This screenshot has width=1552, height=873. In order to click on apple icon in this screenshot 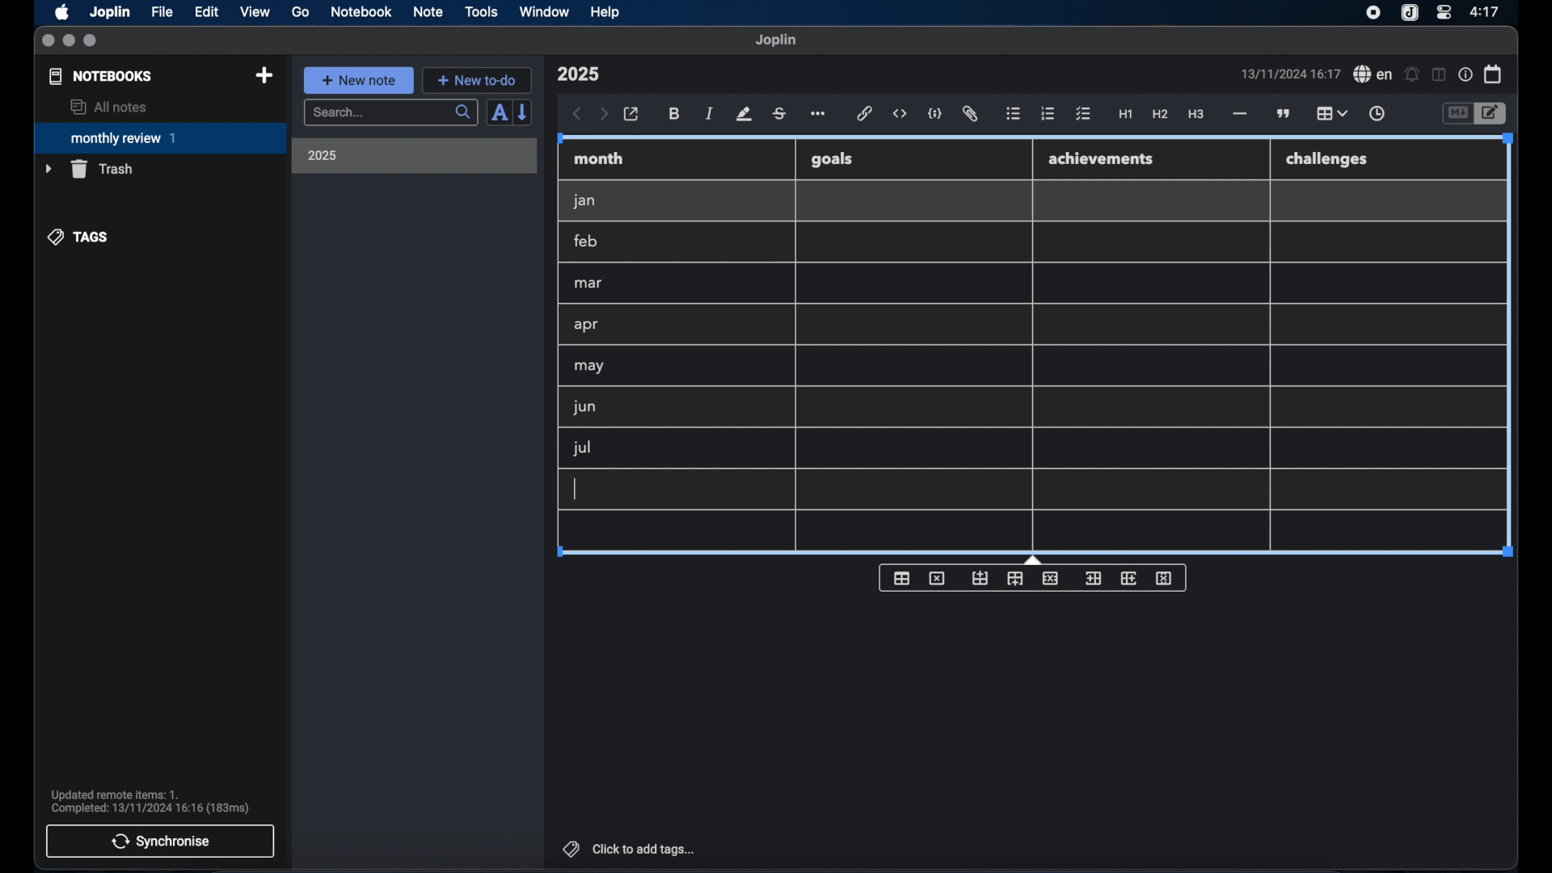, I will do `click(61, 12)`.